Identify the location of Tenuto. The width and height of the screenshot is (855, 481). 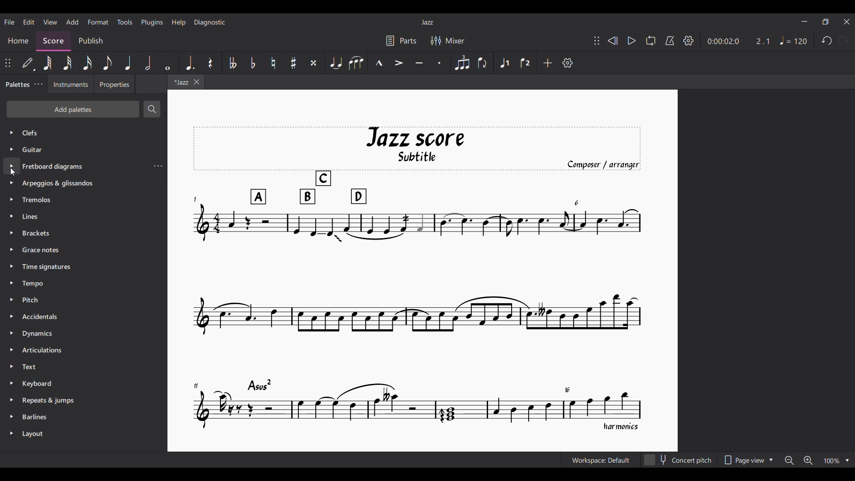
(419, 63).